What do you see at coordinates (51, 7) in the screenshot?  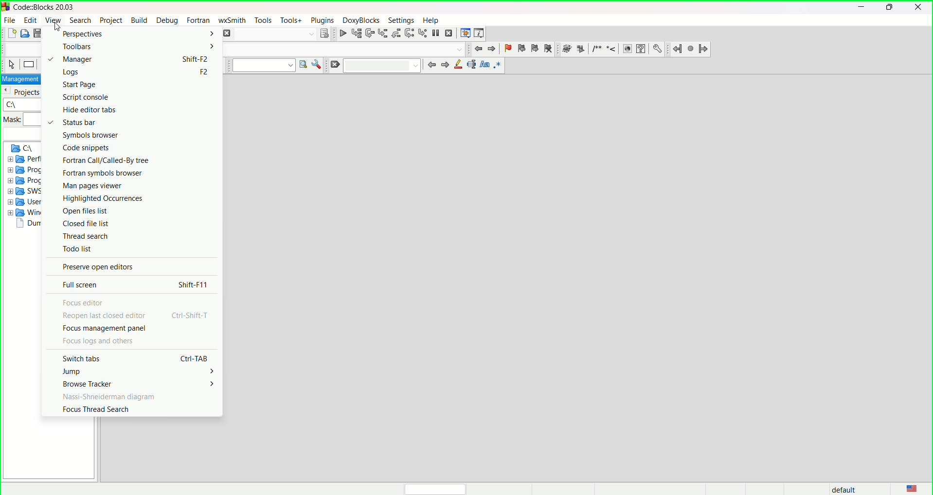 I see `CodeBlocks::20.03` at bounding box center [51, 7].